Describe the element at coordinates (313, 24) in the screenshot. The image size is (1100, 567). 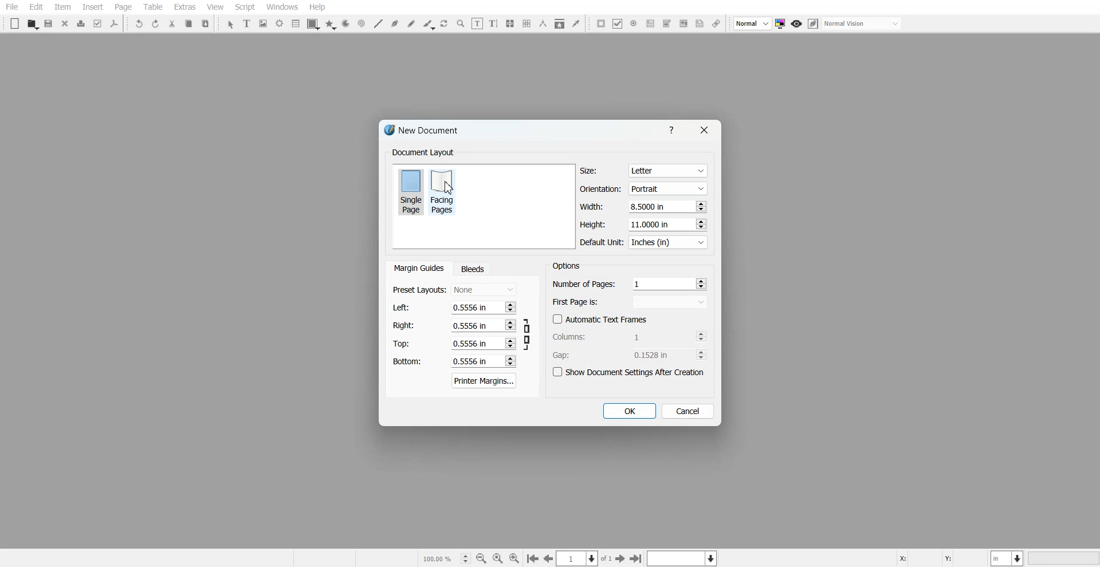
I see `Shape` at that location.